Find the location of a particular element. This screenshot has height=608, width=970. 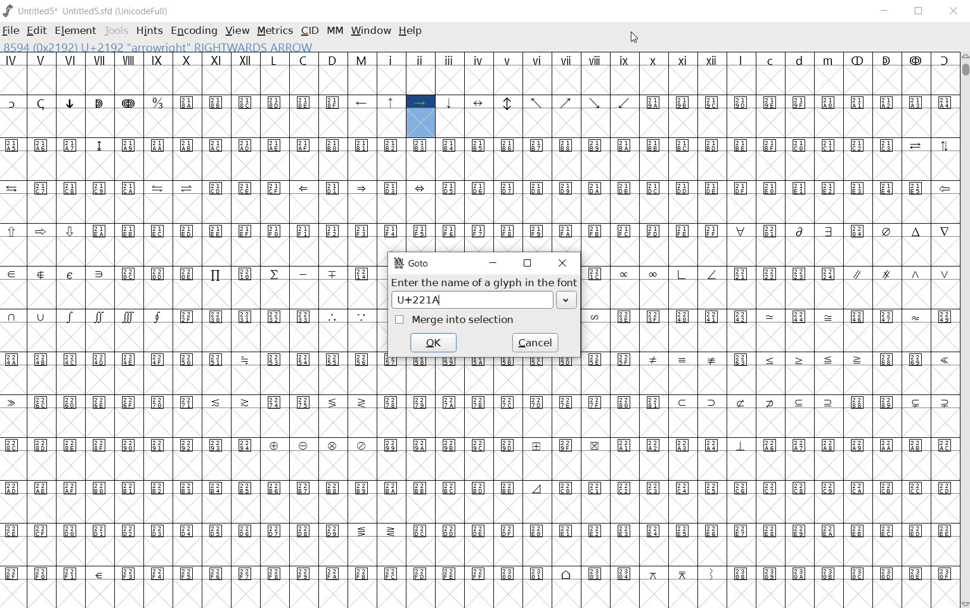

SCROLLBAR is located at coordinates (964, 330).